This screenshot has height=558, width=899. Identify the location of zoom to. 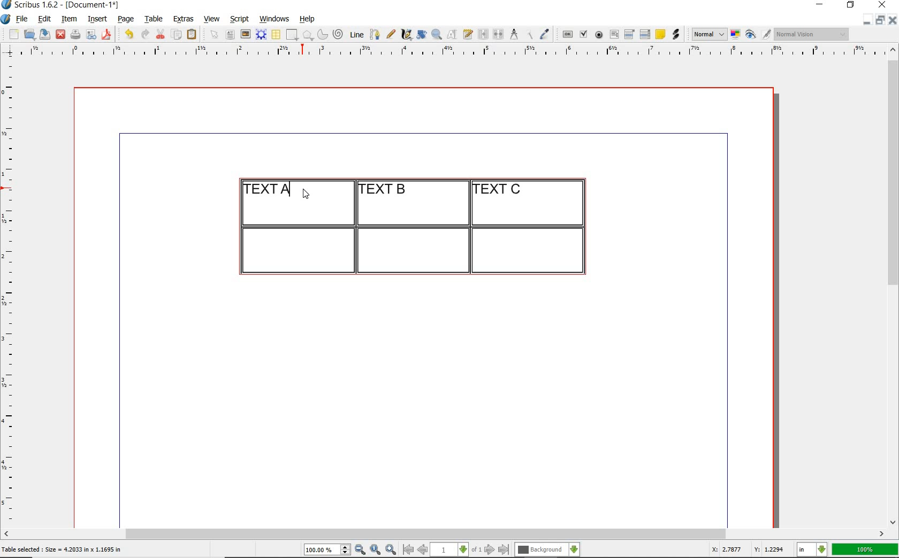
(376, 550).